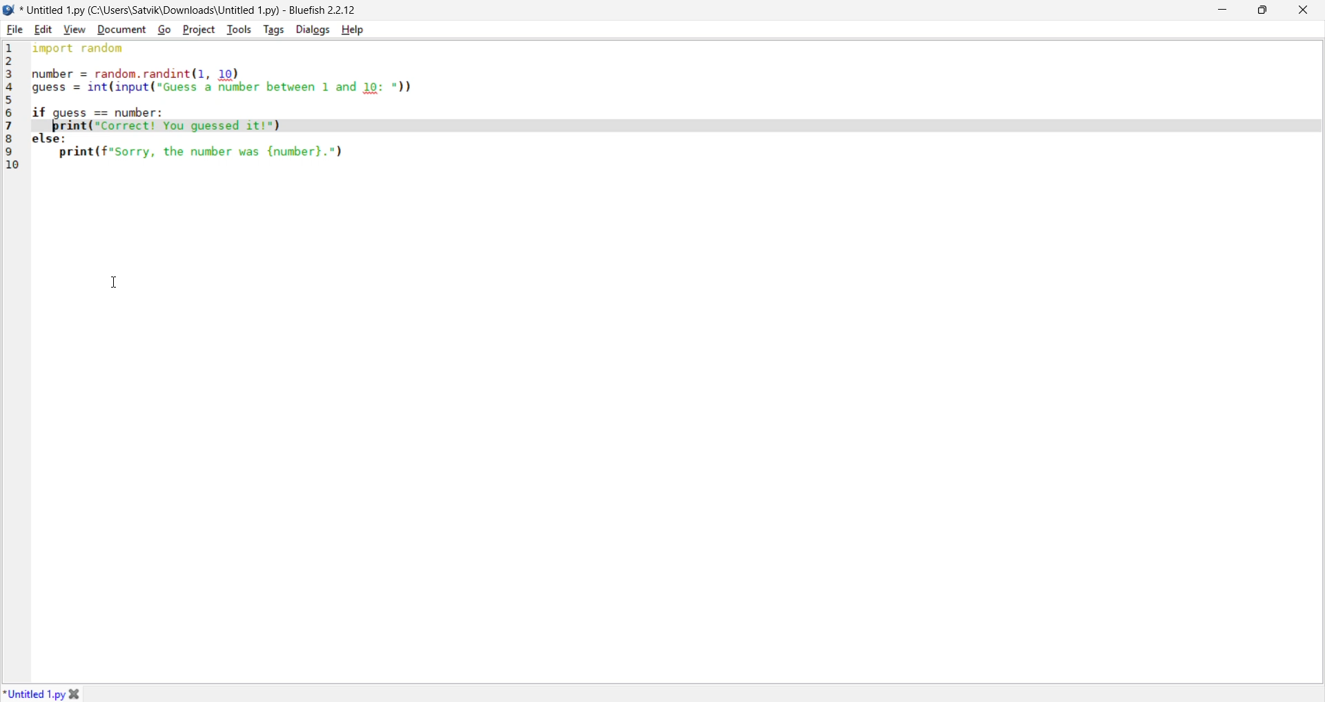 This screenshot has width=1325, height=702. What do you see at coordinates (198, 30) in the screenshot?
I see `project` at bounding box center [198, 30].